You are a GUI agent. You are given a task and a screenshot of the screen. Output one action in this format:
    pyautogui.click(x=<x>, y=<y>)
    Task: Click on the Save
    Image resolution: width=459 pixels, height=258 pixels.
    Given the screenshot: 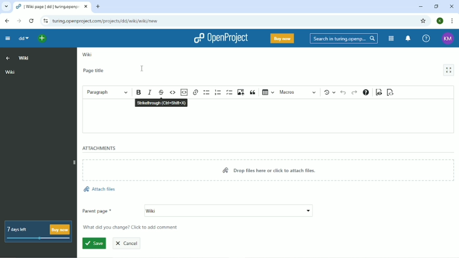 What is the action you would take?
    pyautogui.click(x=93, y=244)
    